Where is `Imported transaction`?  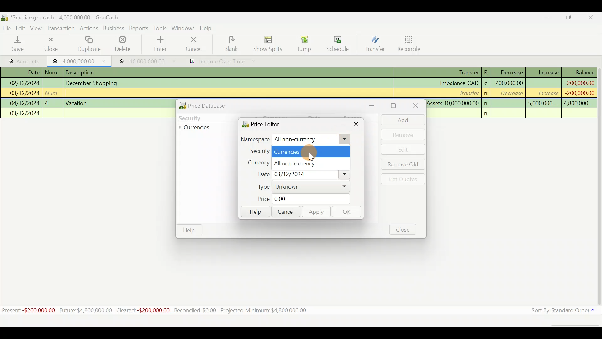
Imported transaction is located at coordinates (138, 60).